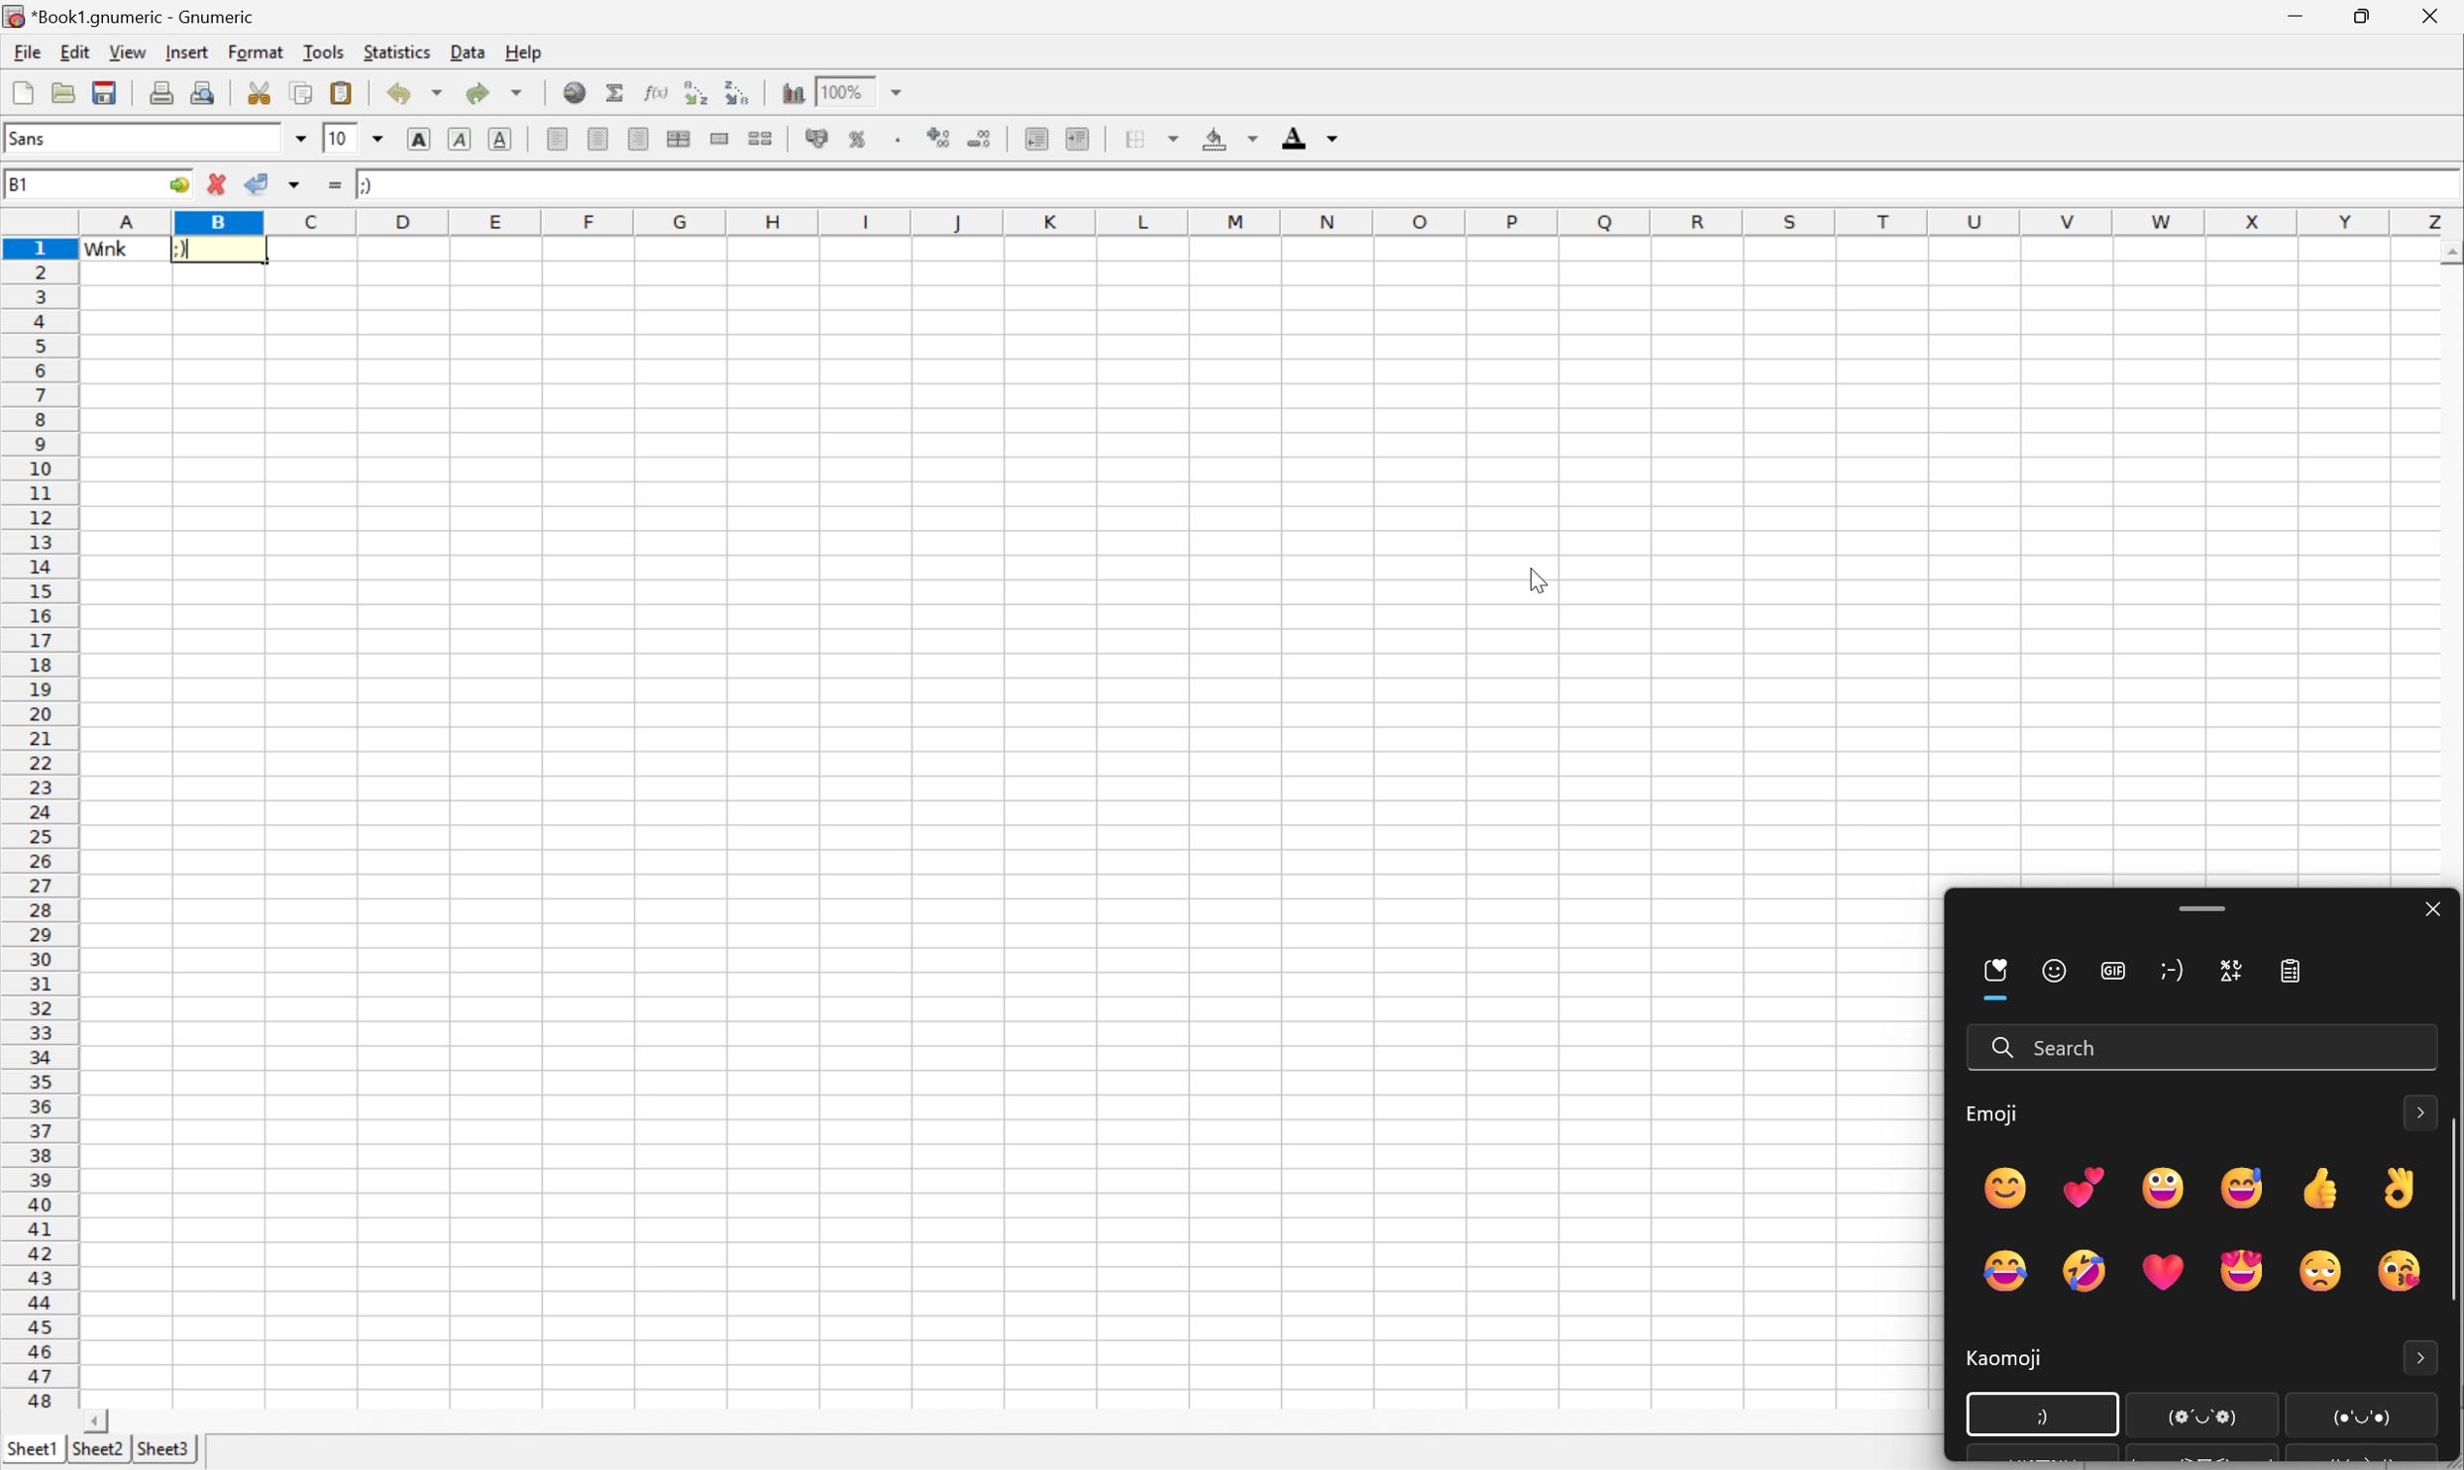 The width and height of the screenshot is (2464, 1470). Describe the element at coordinates (681, 137) in the screenshot. I see `center horizontally` at that location.